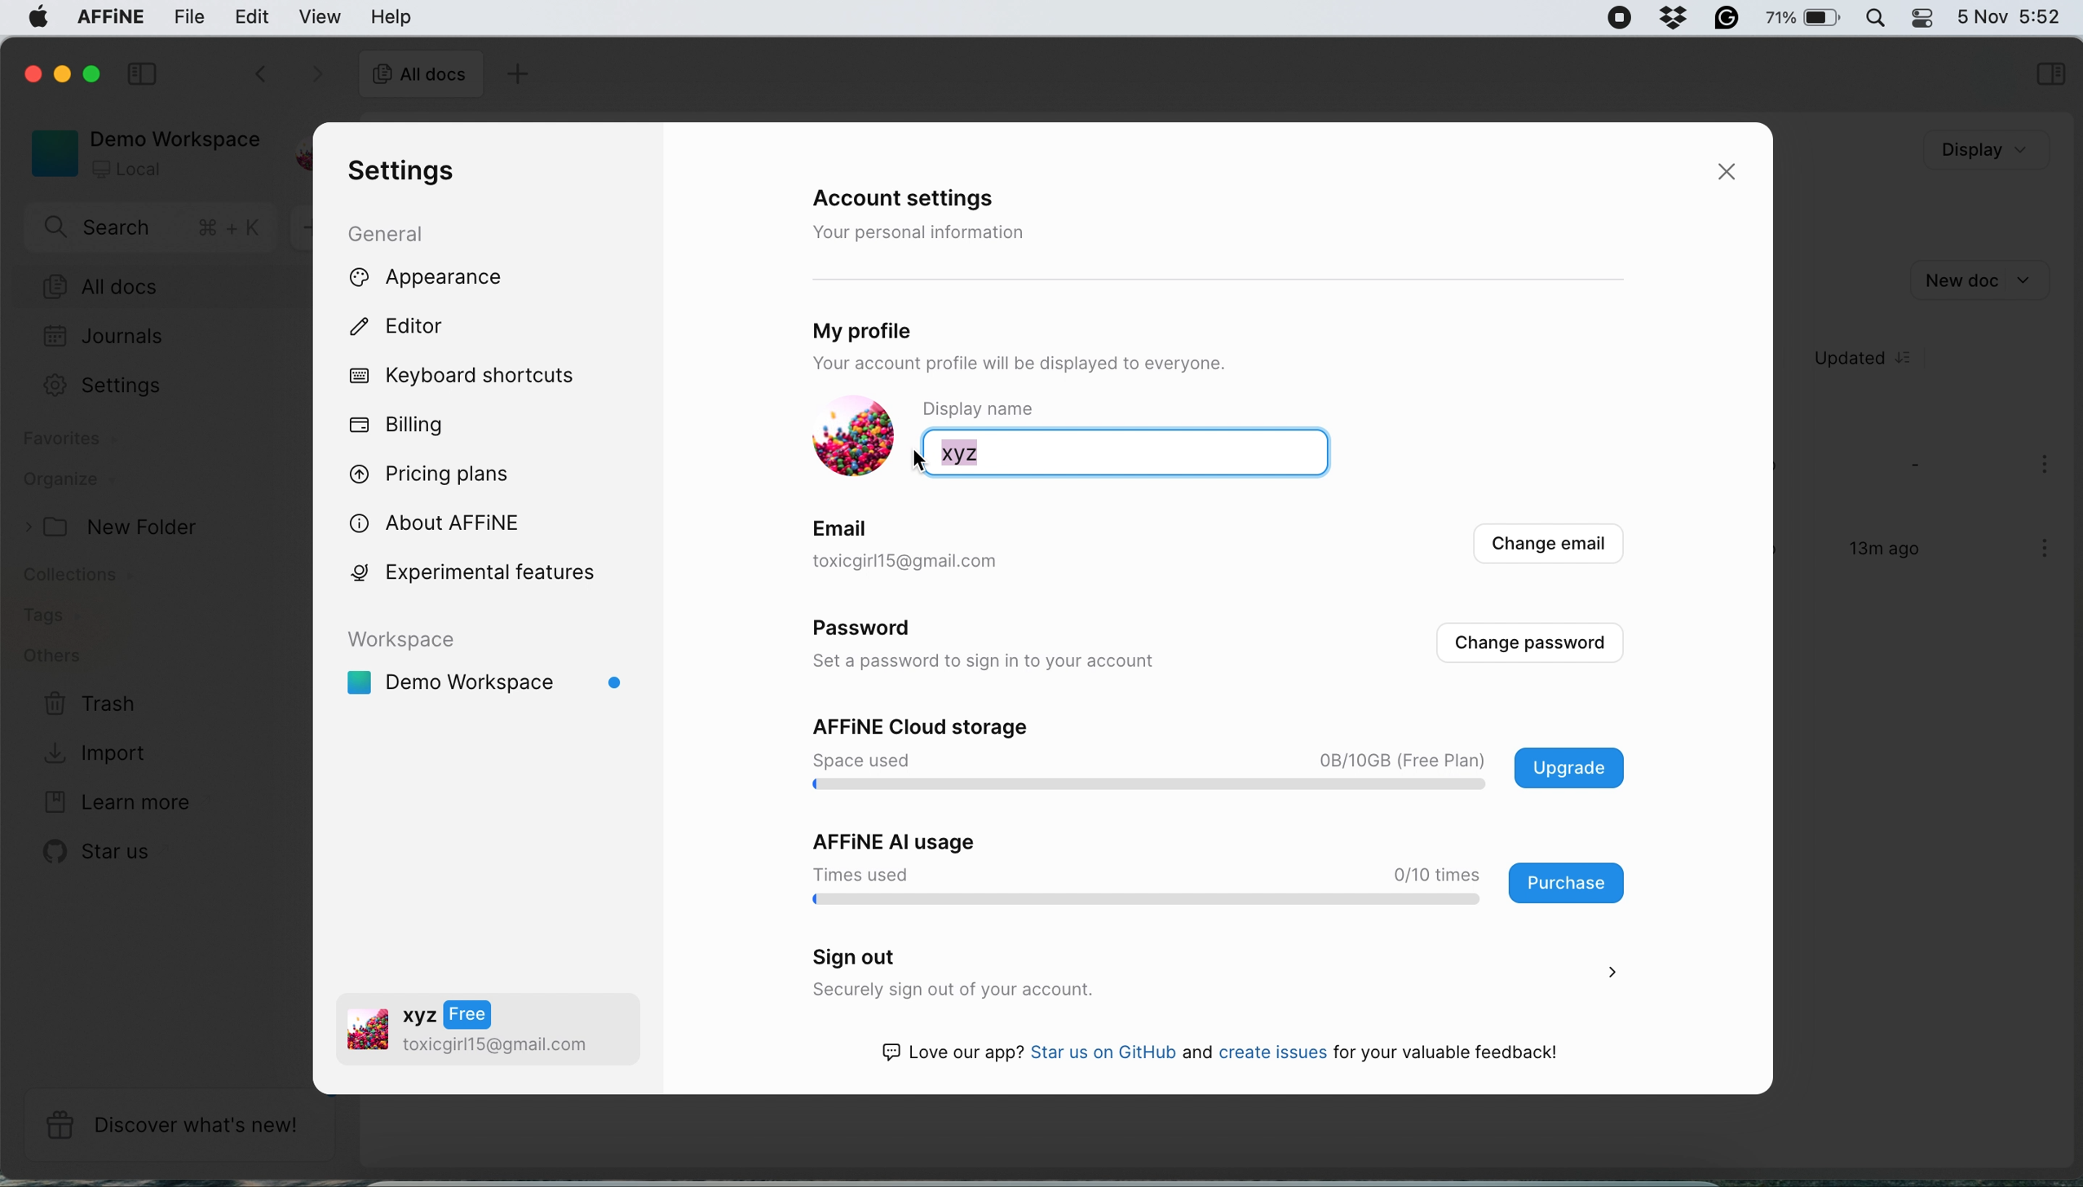 The height and width of the screenshot is (1187, 2083). What do you see at coordinates (139, 152) in the screenshot?
I see `demo workspace` at bounding box center [139, 152].